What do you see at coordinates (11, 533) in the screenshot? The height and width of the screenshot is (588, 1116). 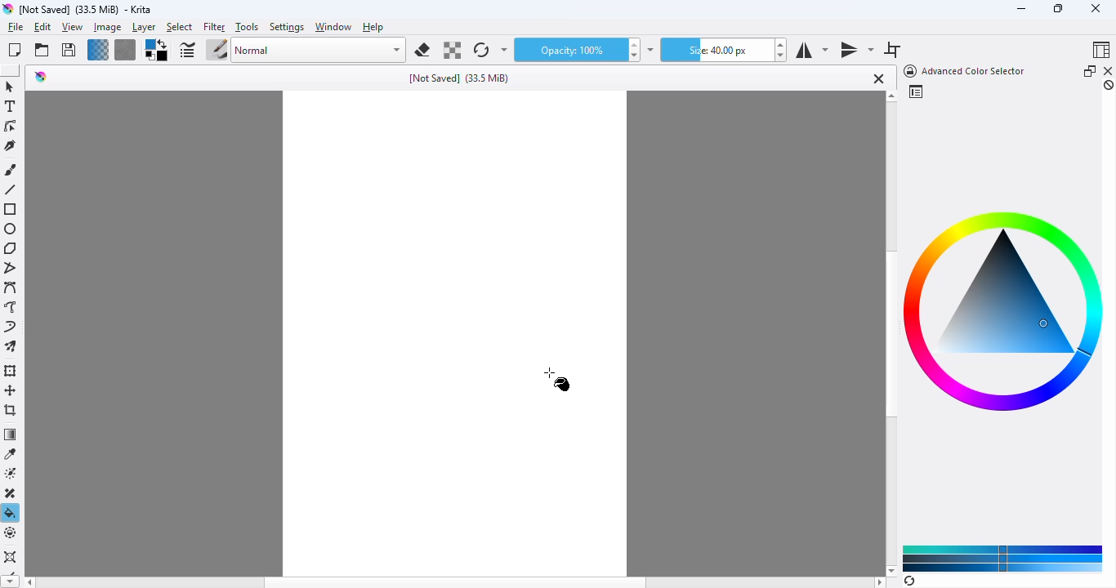 I see `enclose and fill tool` at bounding box center [11, 533].